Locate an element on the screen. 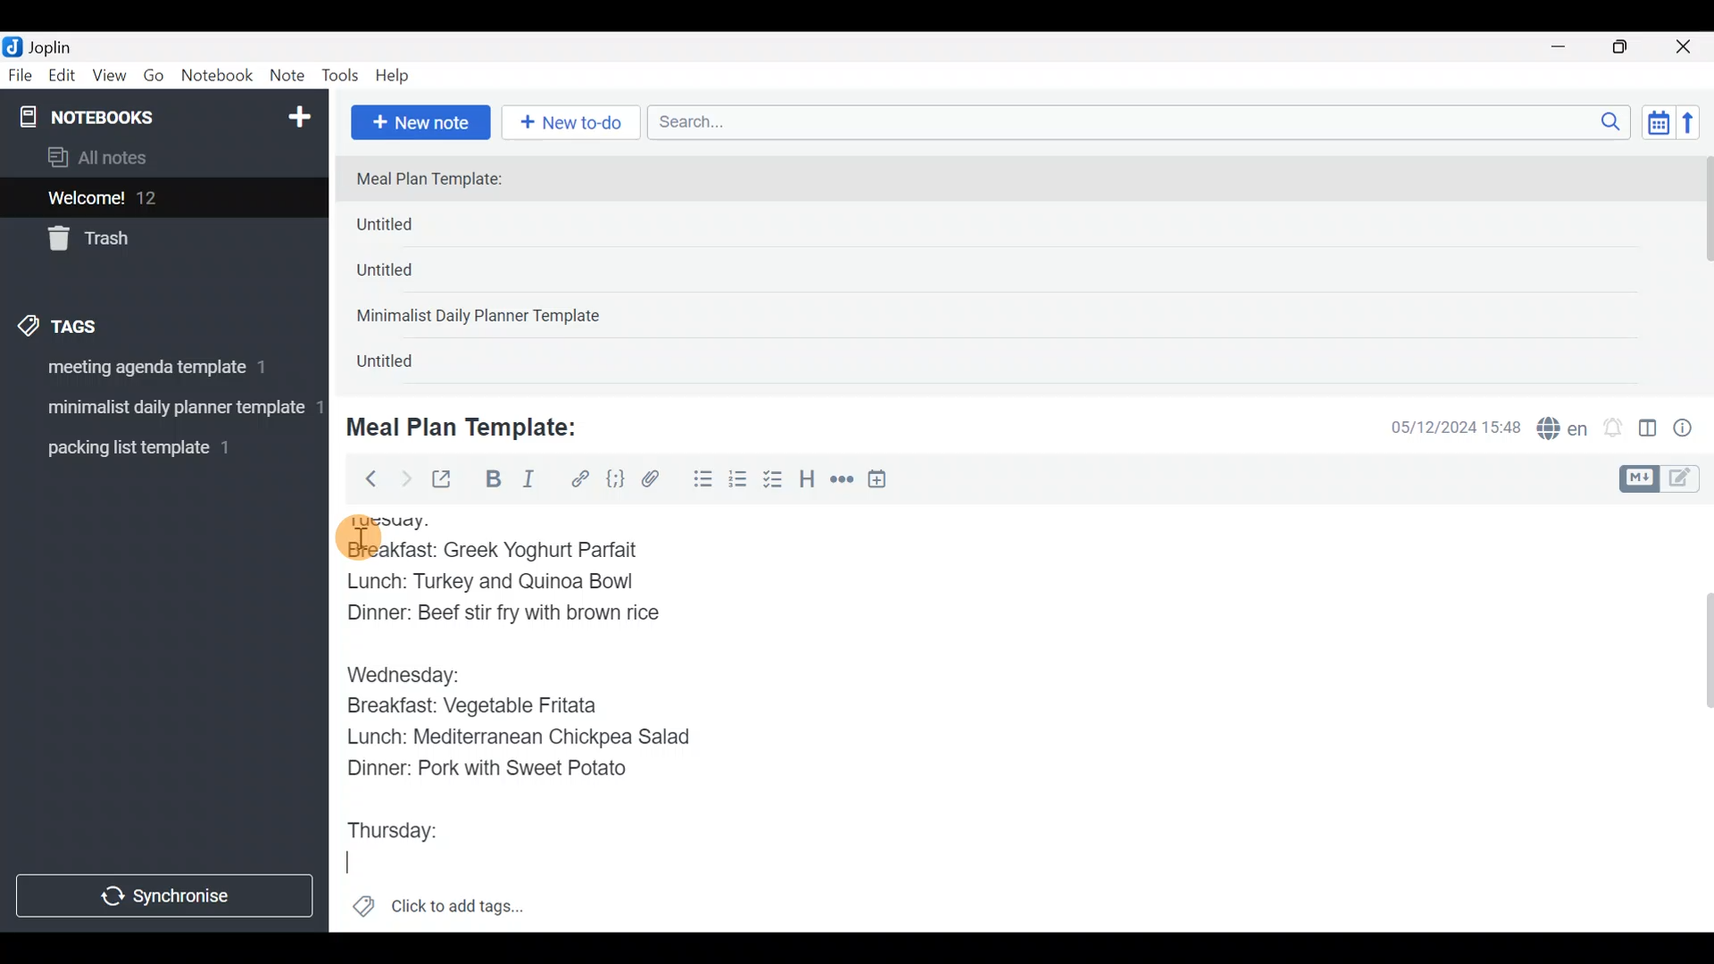 The height and width of the screenshot is (964, 1714). Minimalist Daily Planner Template is located at coordinates (484, 318).